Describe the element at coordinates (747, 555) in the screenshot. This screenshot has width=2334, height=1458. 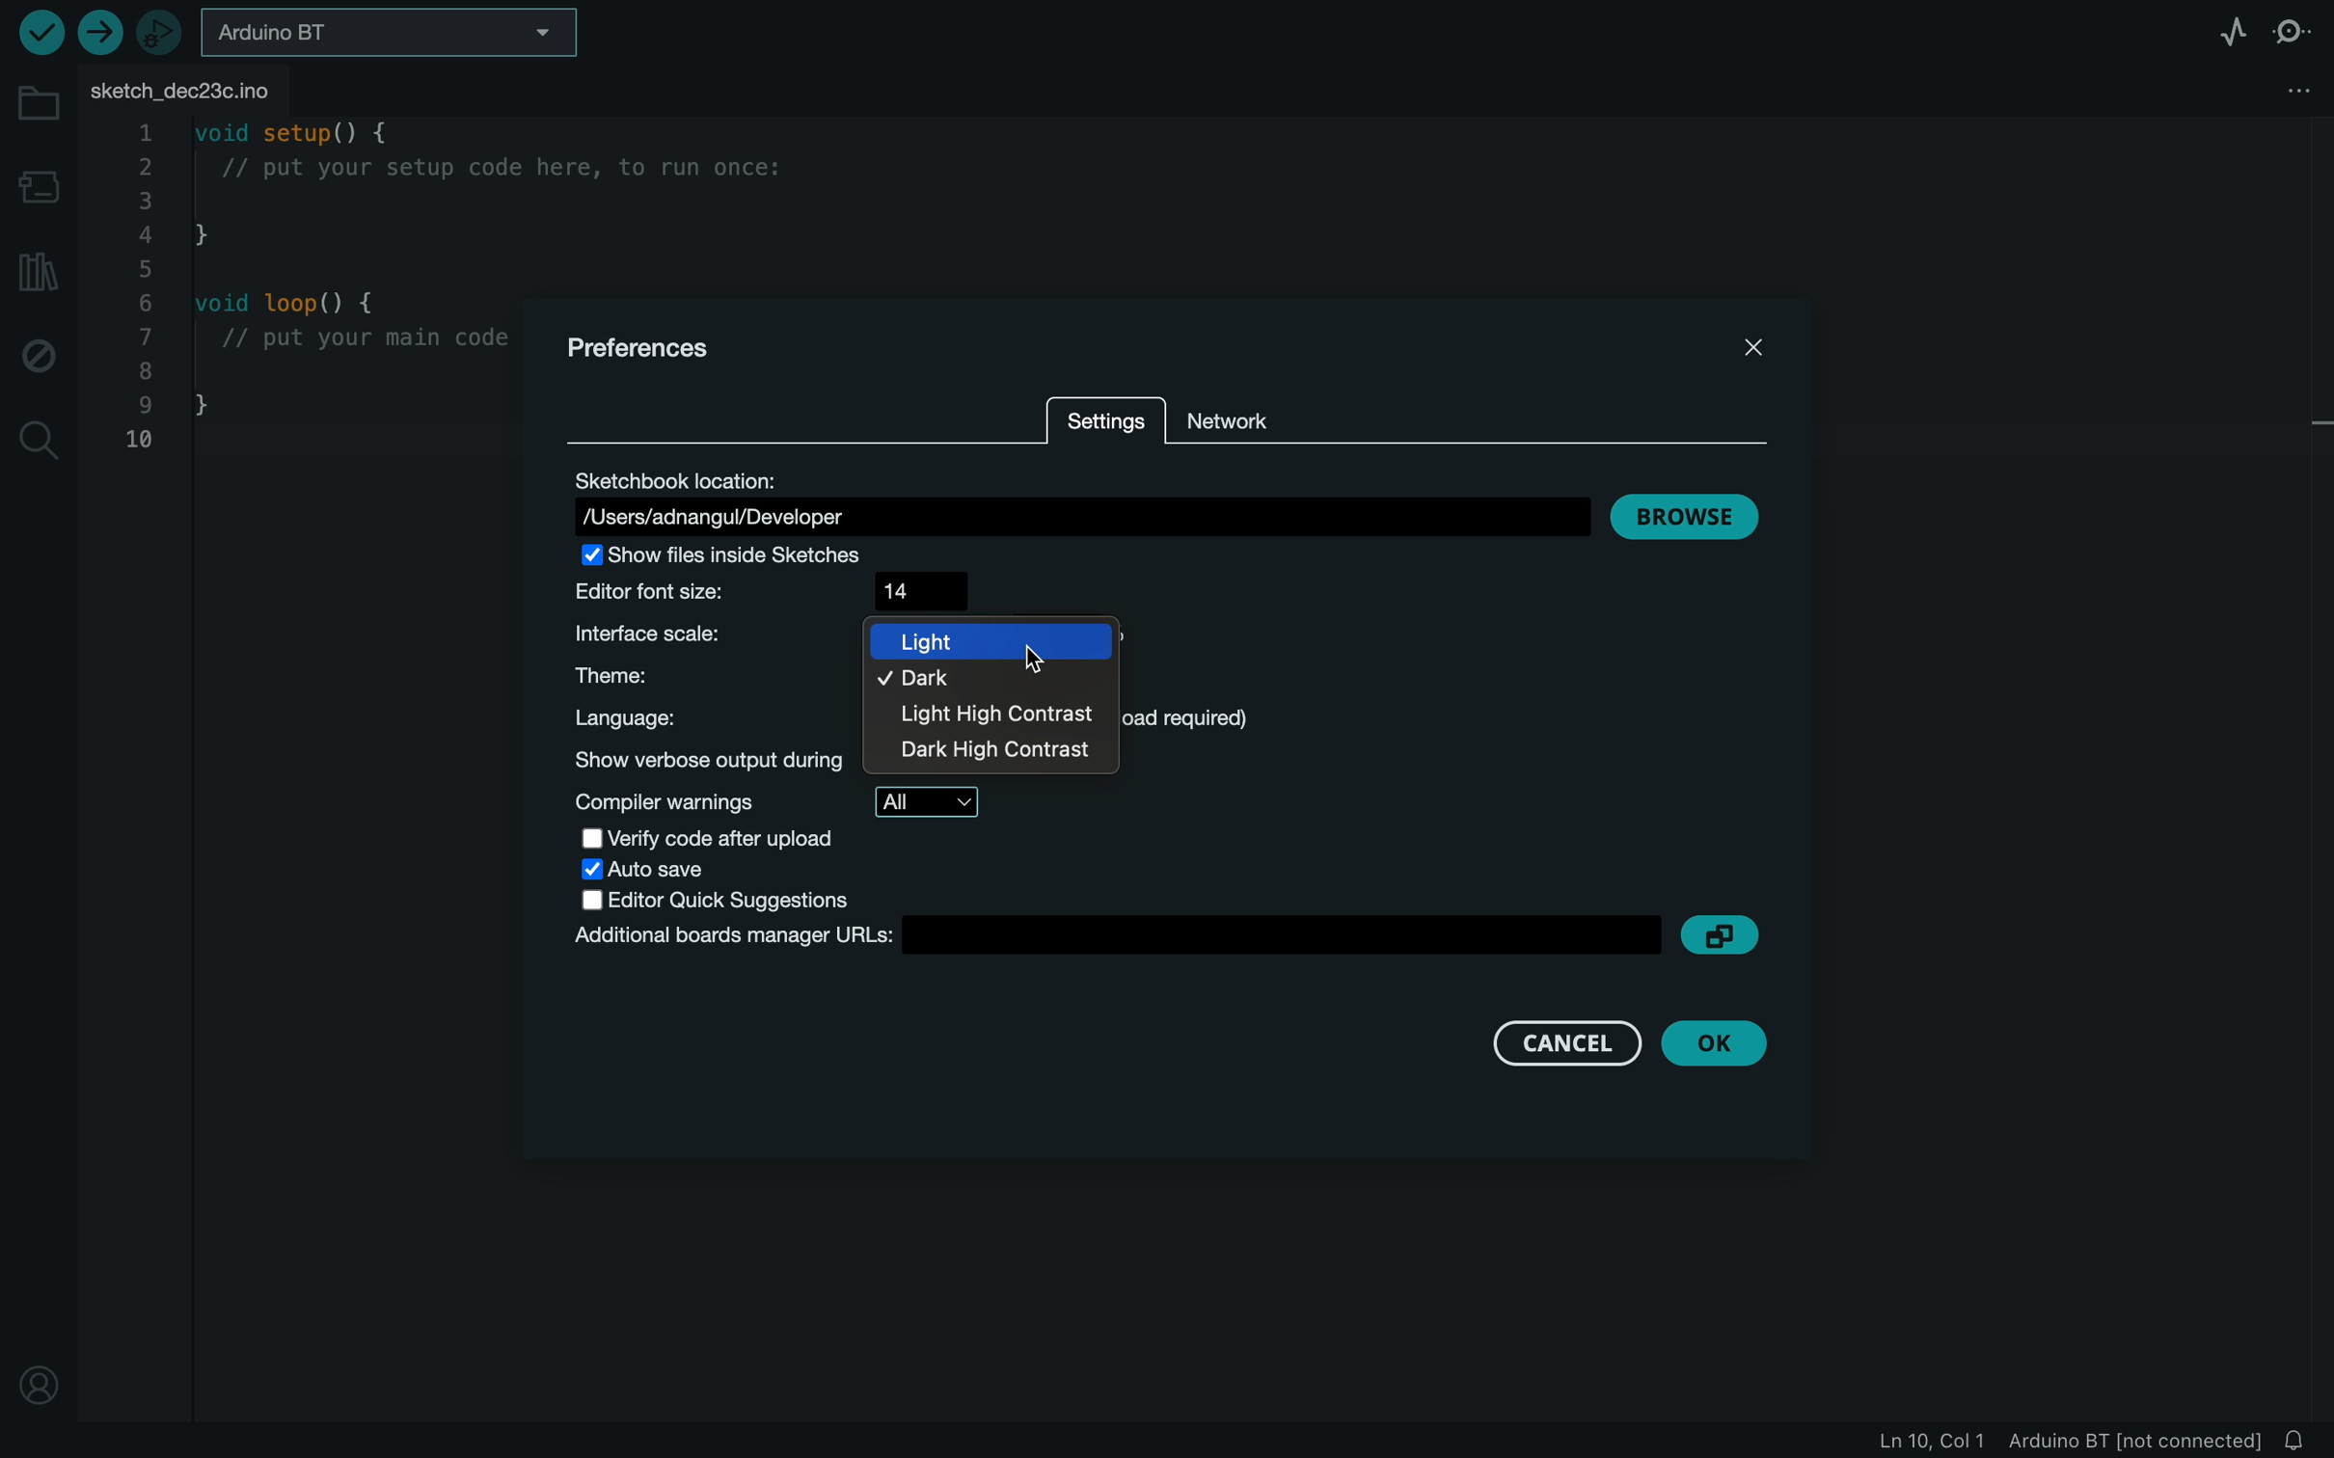
I see `show file` at that location.